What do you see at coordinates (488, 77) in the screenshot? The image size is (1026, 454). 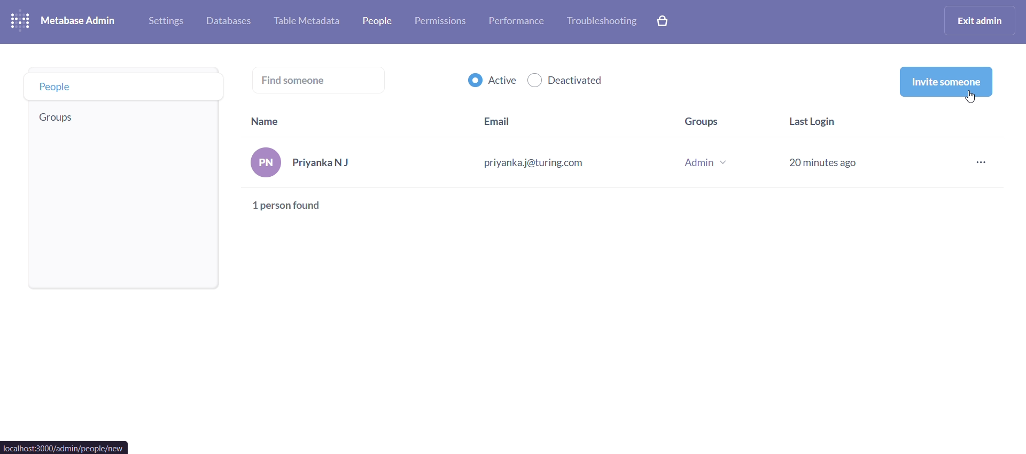 I see `active` at bounding box center [488, 77].